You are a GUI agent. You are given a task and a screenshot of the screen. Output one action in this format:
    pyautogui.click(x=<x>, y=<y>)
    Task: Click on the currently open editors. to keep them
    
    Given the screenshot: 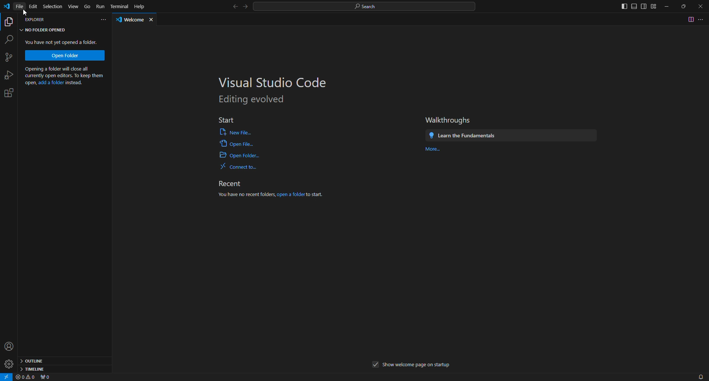 What is the action you would take?
    pyautogui.click(x=64, y=76)
    